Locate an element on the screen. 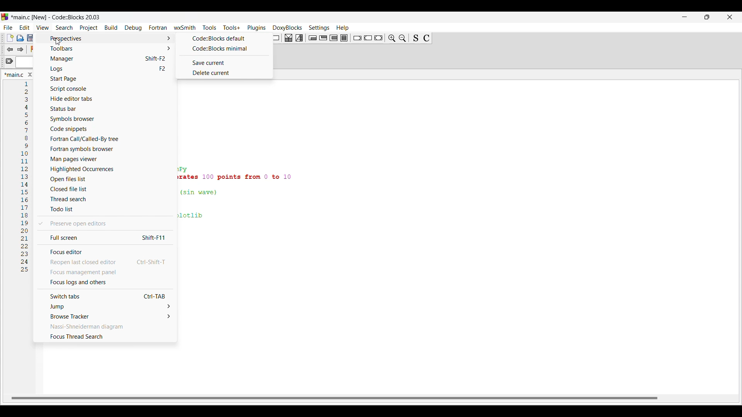 The image size is (742, 417). Selection is located at coordinates (299, 38).